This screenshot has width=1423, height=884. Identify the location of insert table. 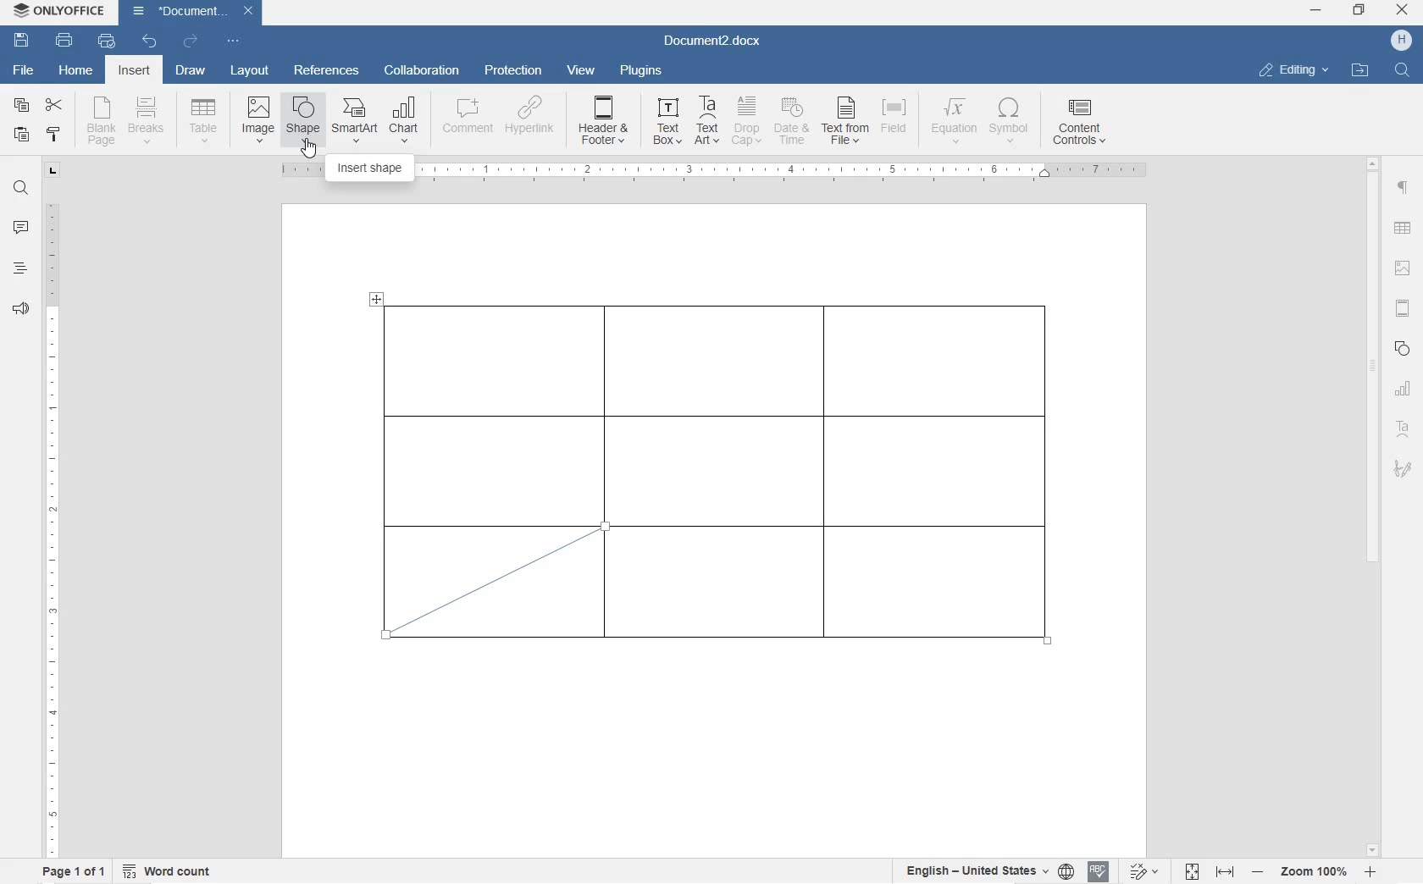
(200, 120).